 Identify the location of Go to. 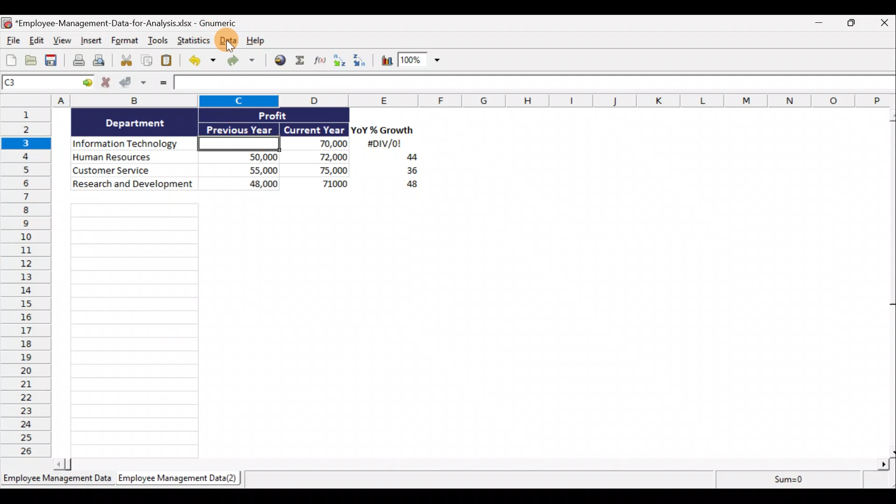
(87, 83).